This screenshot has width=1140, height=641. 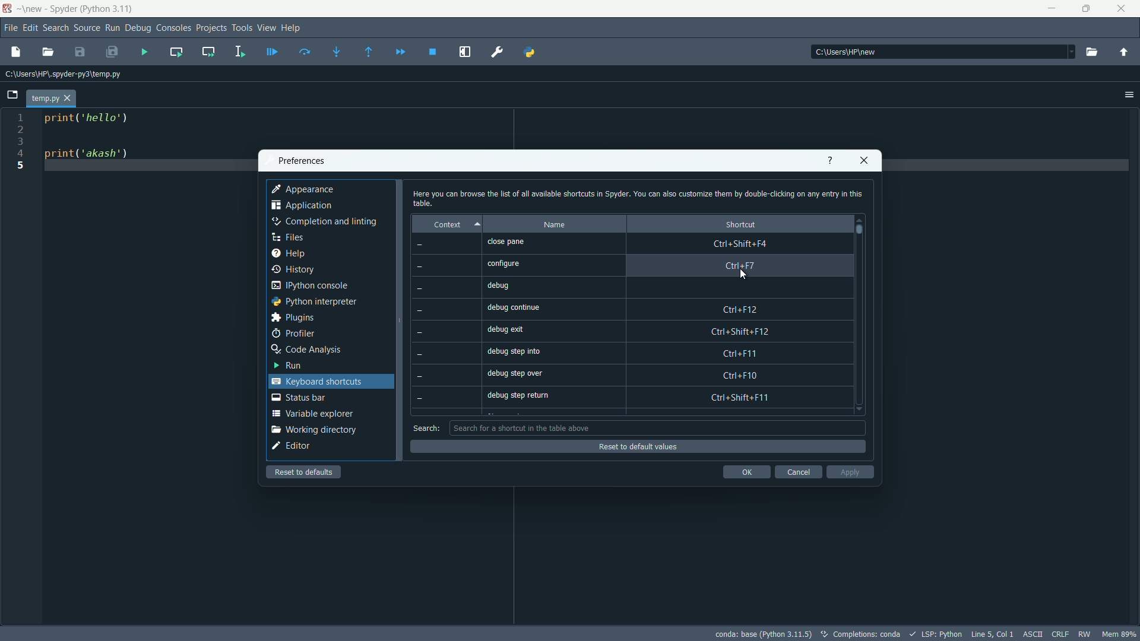 I want to click on cursor position, so click(x=991, y=633).